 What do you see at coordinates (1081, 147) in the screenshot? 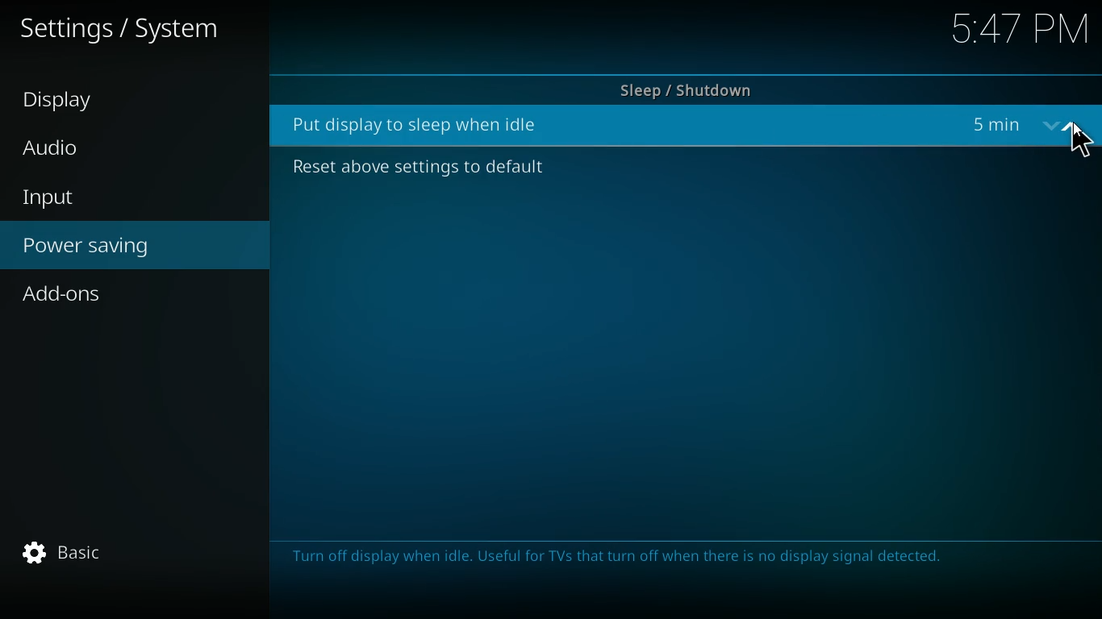
I see `Cursor` at bounding box center [1081, 147].